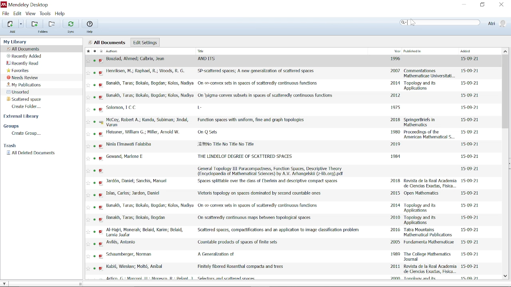  What do you see at coordinates (88, 73) in the screenshot?
I see `Add to favorite` at bounding box center [88, 73].